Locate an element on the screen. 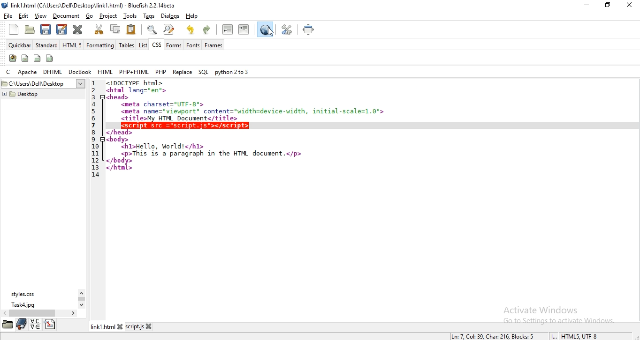 The height and width of the screenshot is (340, 640). desktop is located at coordinates (44, 84).